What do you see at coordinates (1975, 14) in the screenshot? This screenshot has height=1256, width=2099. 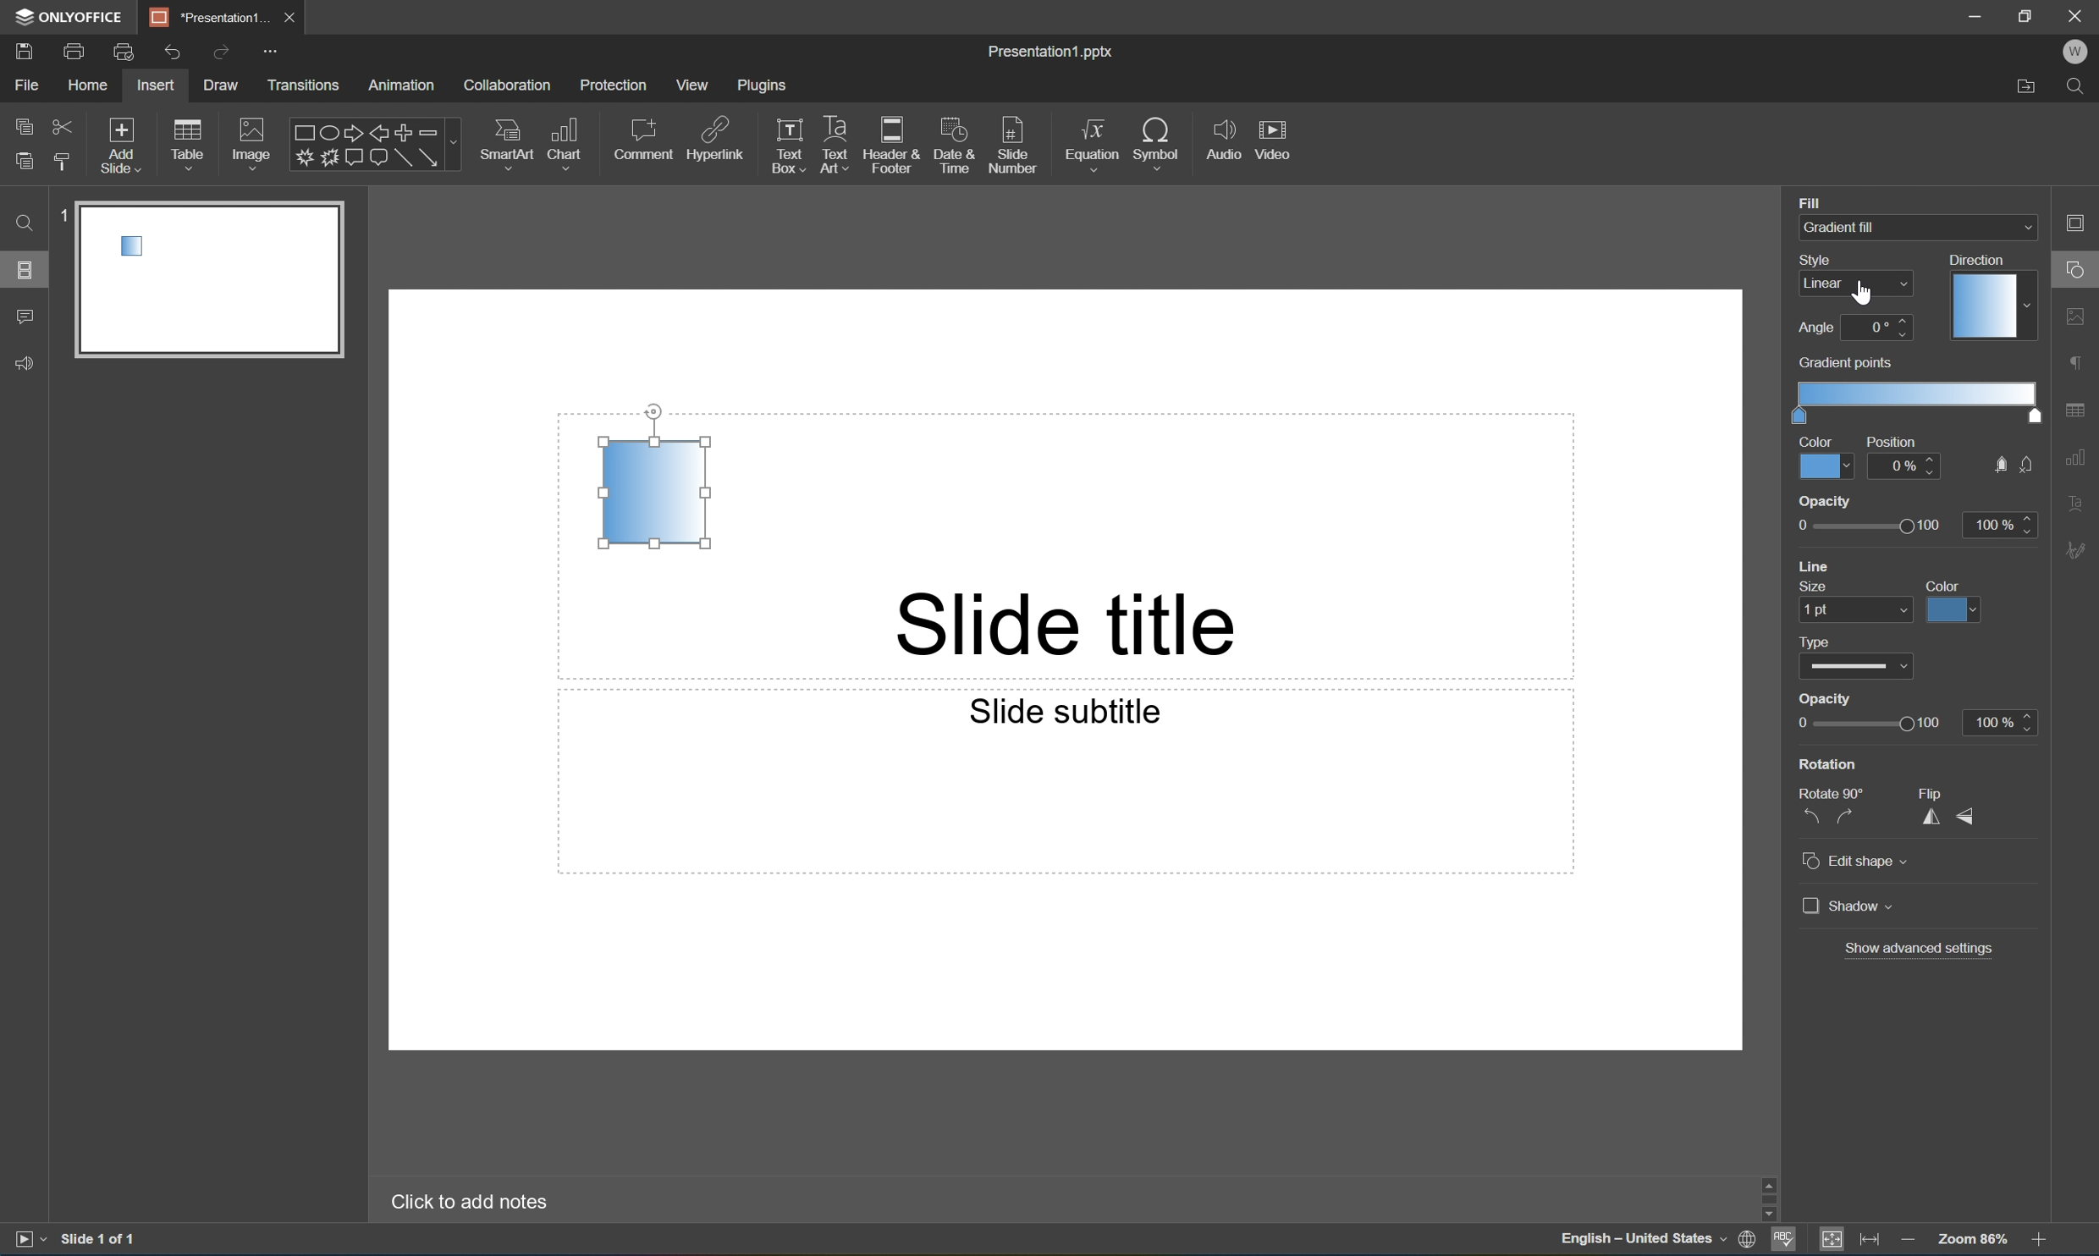 I see `Minimize` at bounding box center [1975, 14].